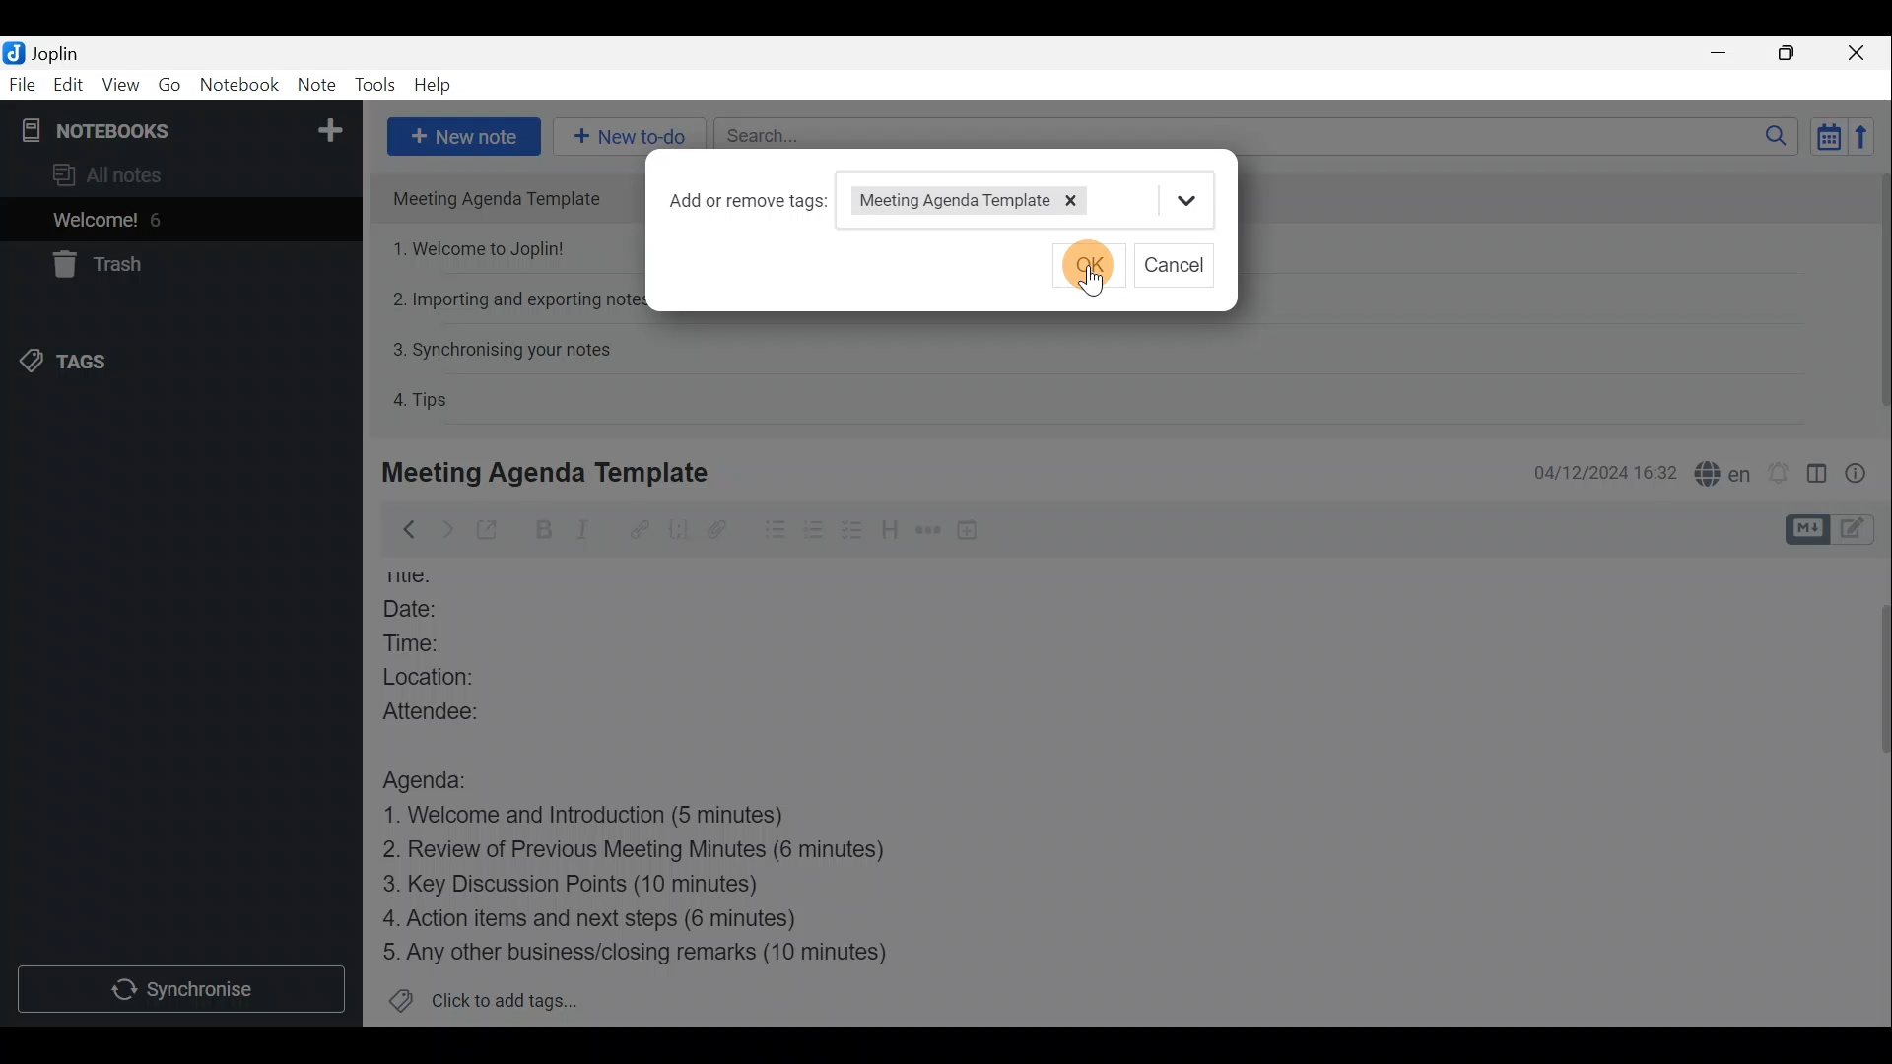 The image size is (1892, 1064). I want to click on Minimise, so click(1722, 52).